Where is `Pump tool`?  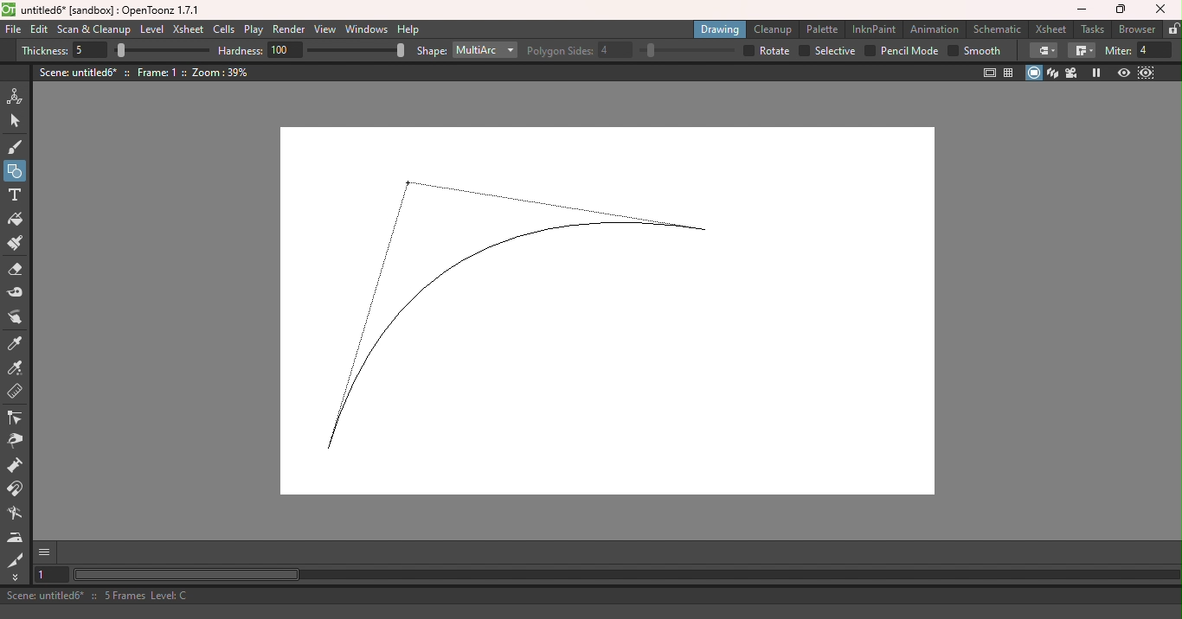 Pump tool is located at coordinates (17, 466).